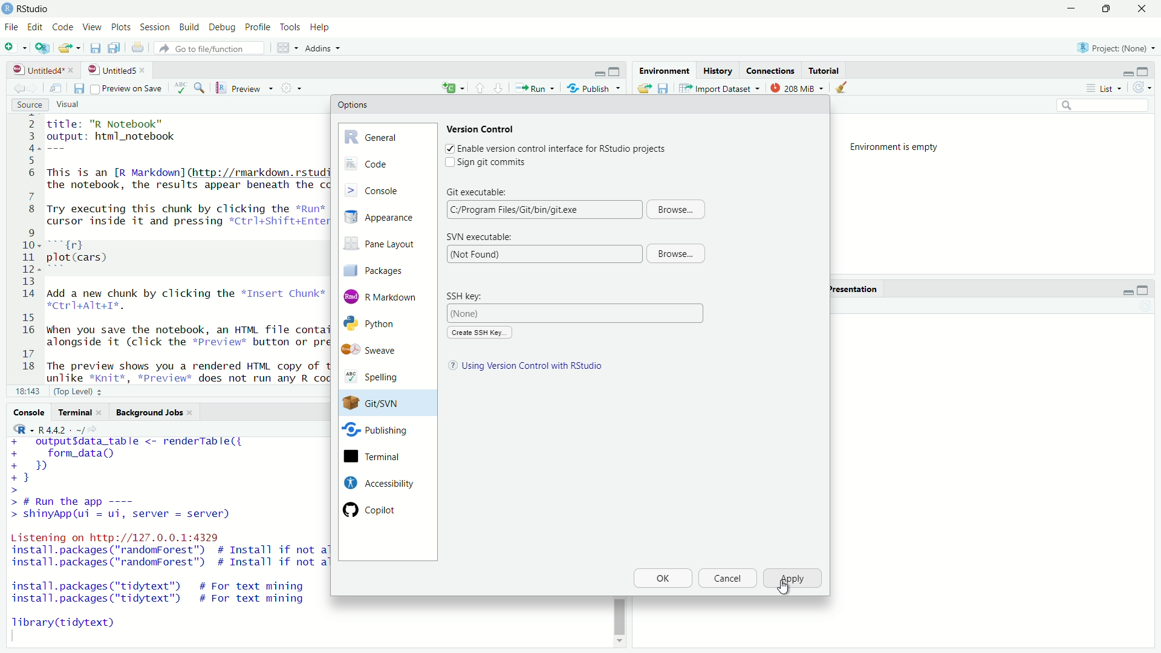 The width and height of the screenshot is (1161, 653). I want to click on C Add menu, so click(453, 86).